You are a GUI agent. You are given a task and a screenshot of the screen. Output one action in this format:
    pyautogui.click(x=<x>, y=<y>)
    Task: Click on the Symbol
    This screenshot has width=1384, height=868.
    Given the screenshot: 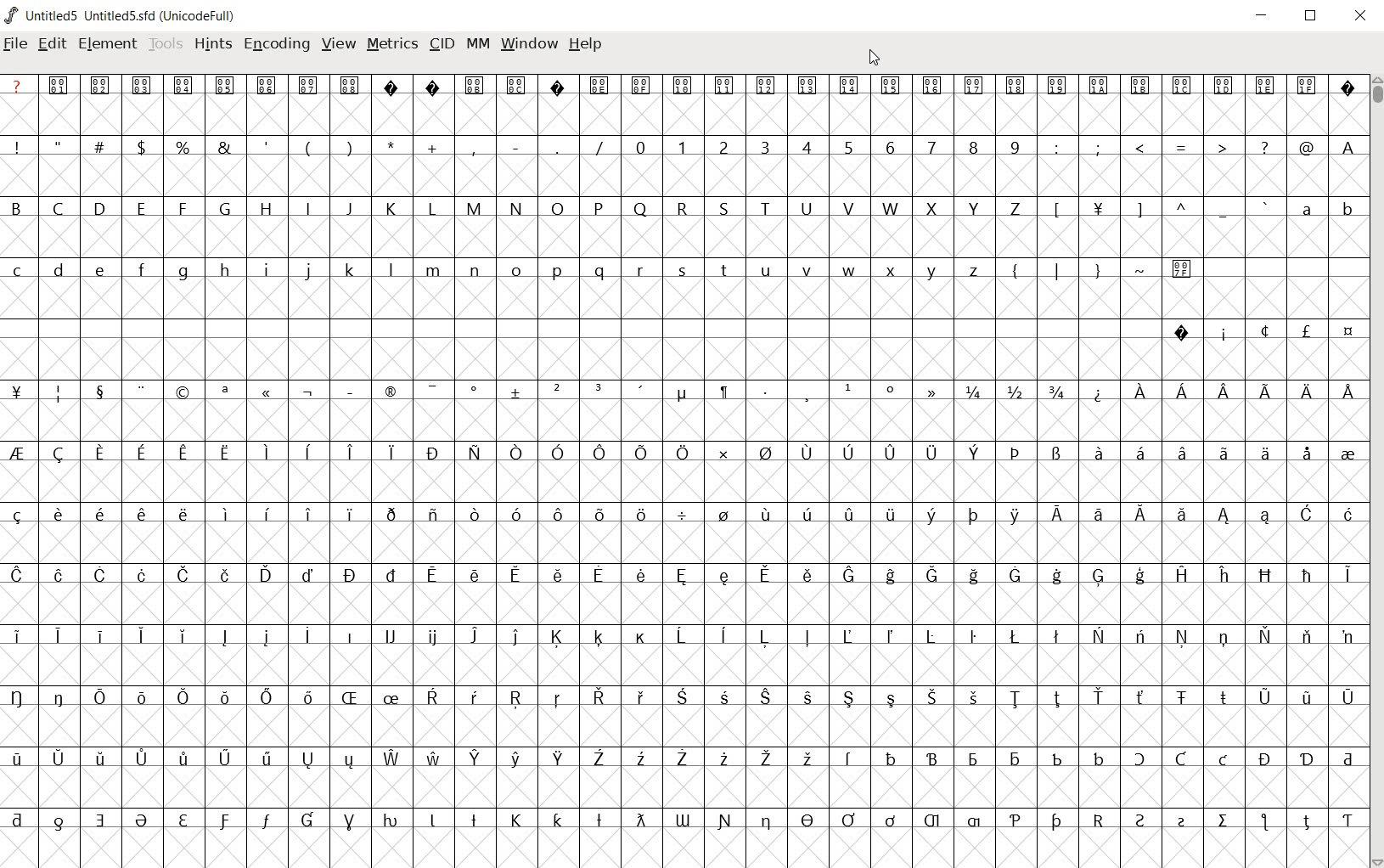 What is the action you would take?
    pyautogui.click(x=1179, y=454)
    